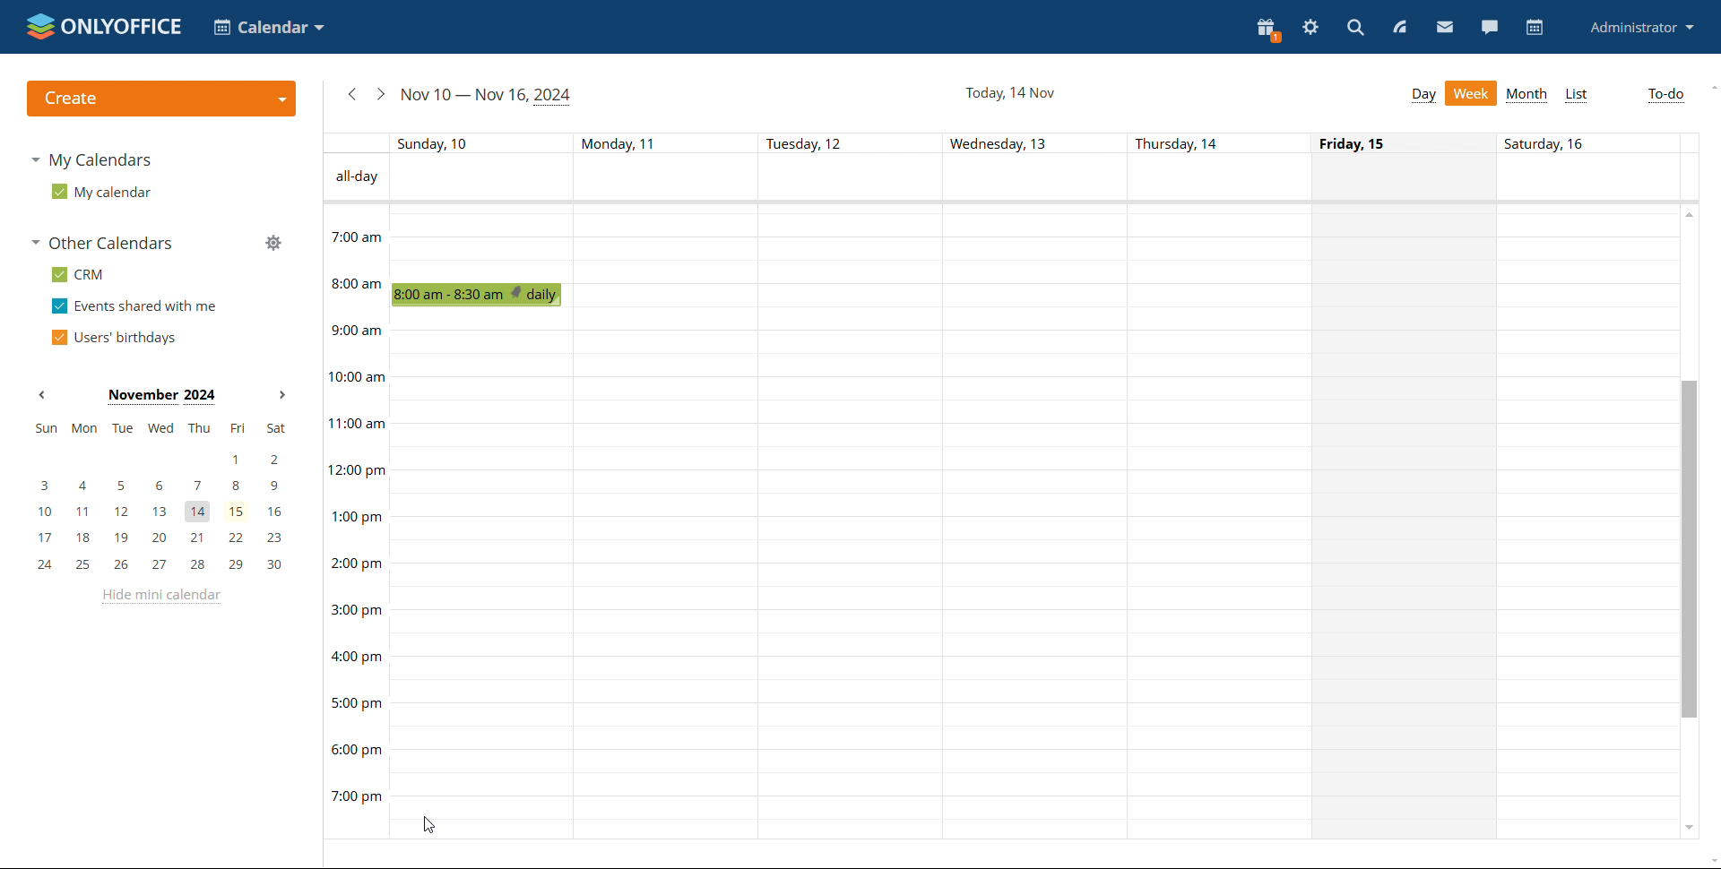 This screenshot has width=1721, height=869. What do you see at coordinates (1533, 28) in the screenshot?
I see `calendar` at bounding box center [1533, 28].